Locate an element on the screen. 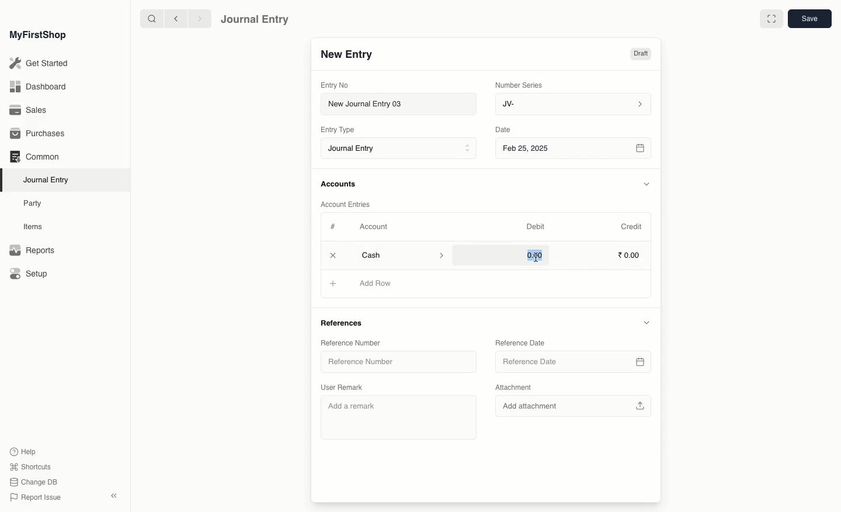 This screenshot has height=512, width=841. Dashboard is located at coordinates (37, 86).